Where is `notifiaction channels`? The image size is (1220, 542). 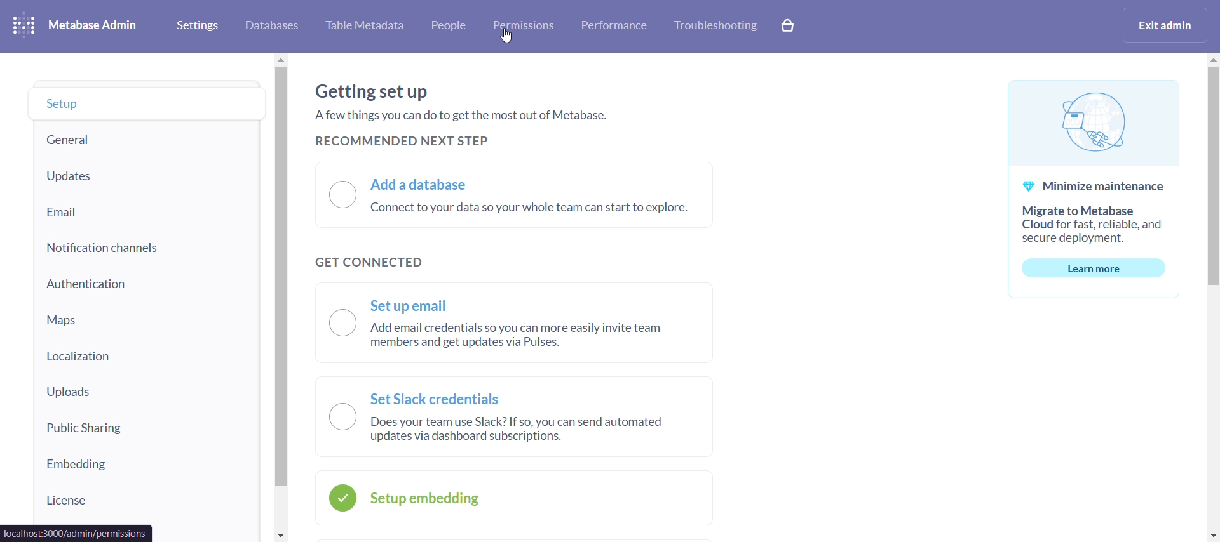 notifiaction channels is located at coordinates (144, 248).